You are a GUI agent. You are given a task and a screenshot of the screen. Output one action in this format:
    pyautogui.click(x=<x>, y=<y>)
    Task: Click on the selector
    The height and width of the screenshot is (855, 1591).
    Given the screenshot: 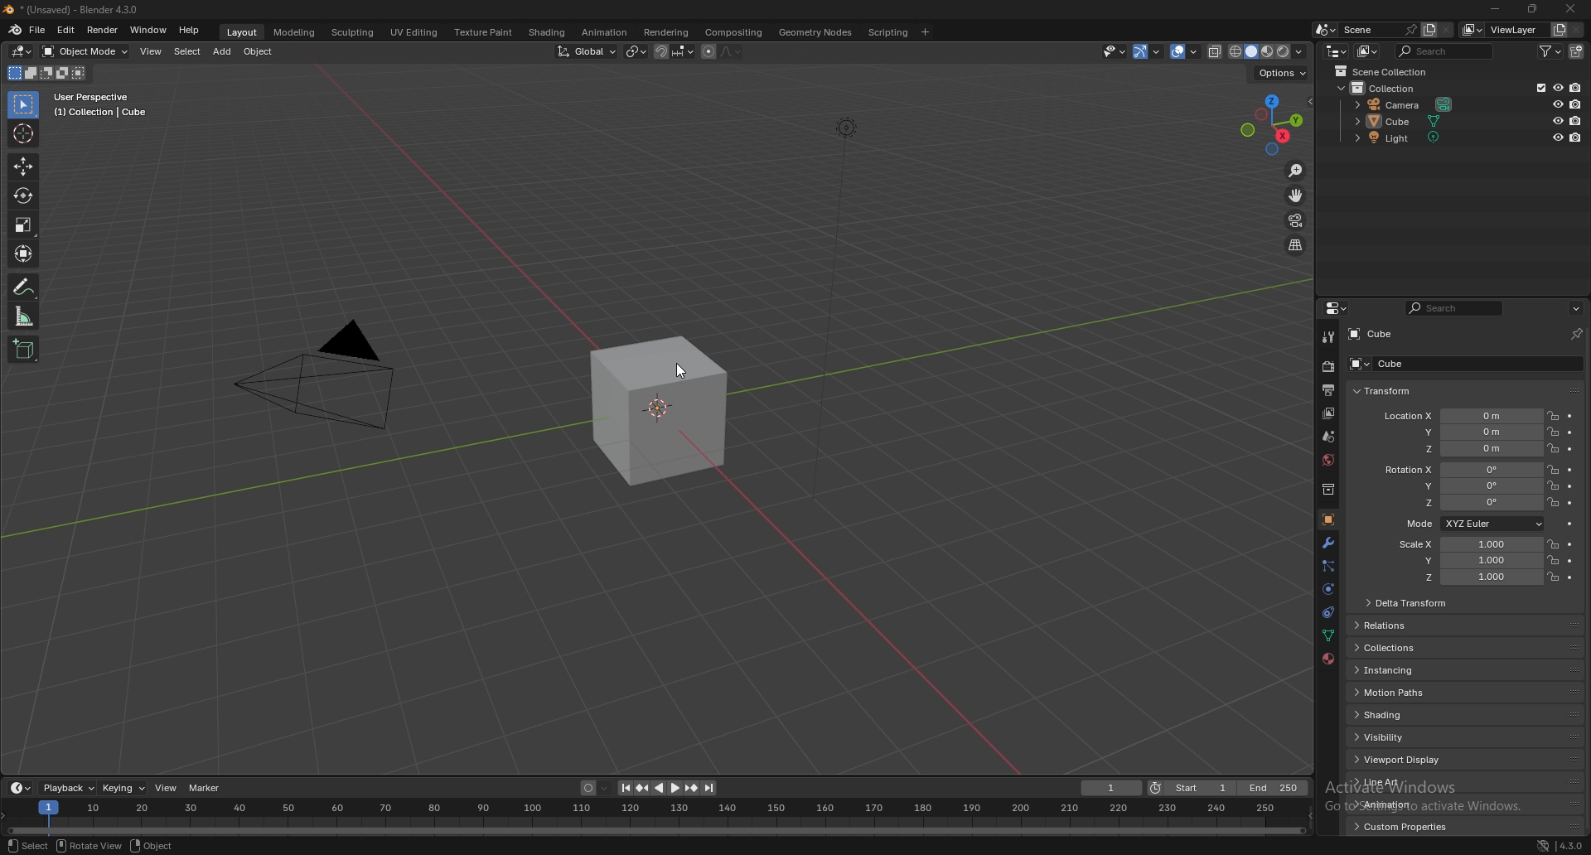 What is the action you would take?
    pyautogui.click(x=24, y=104)
    